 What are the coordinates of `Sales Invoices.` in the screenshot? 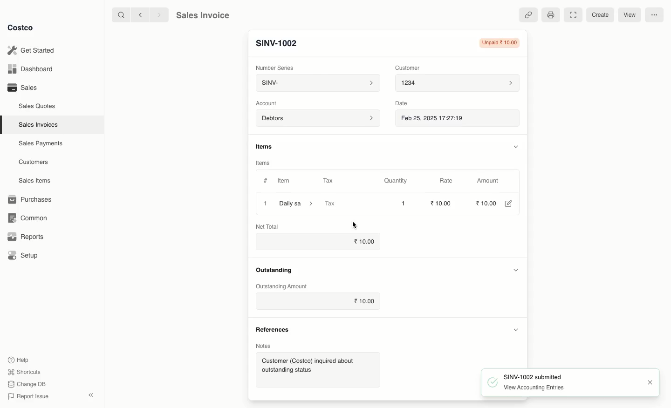 It's located at (37, 125).